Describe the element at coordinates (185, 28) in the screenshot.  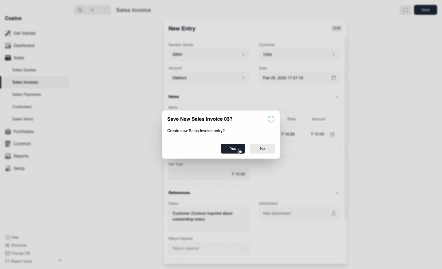
I see `SINV-1001` at that location.